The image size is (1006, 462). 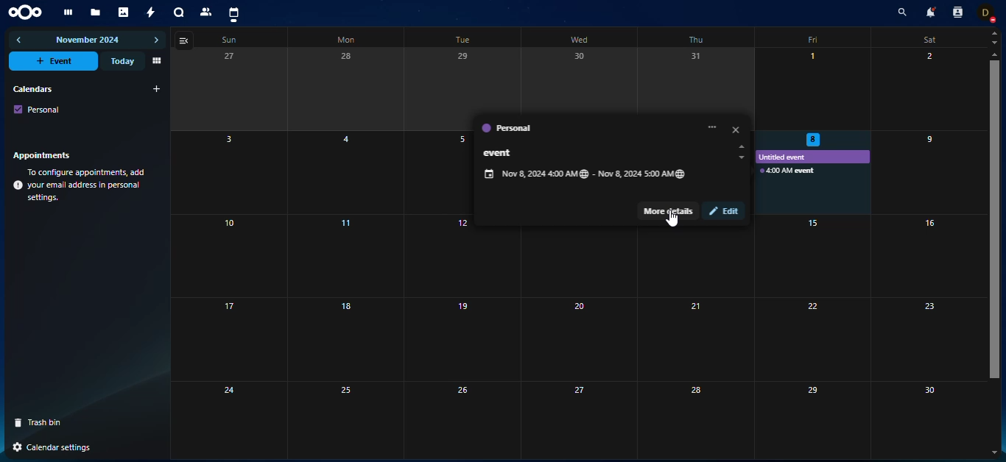 What do you see at coordinates (124, 13) in the screenshot?
I see `photos` at bounding box center [124, 13].